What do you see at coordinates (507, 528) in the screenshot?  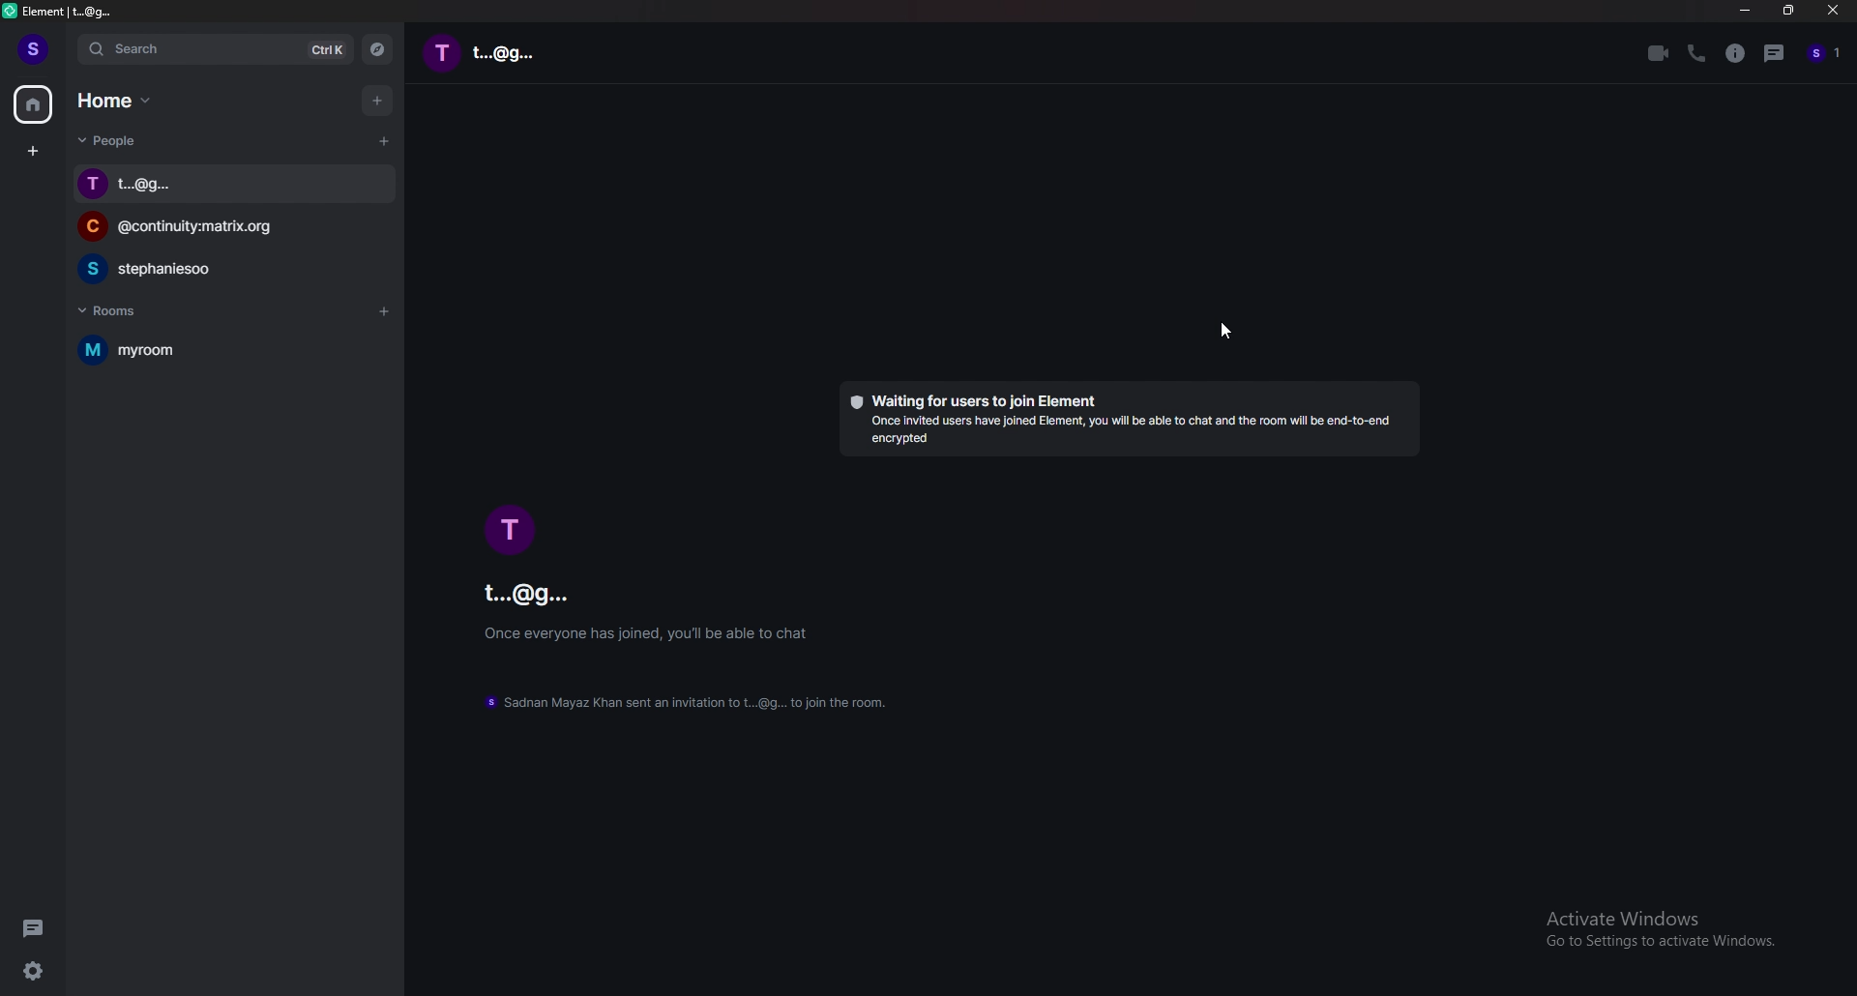 I see `profile photo` at bounding box center [507, 528].